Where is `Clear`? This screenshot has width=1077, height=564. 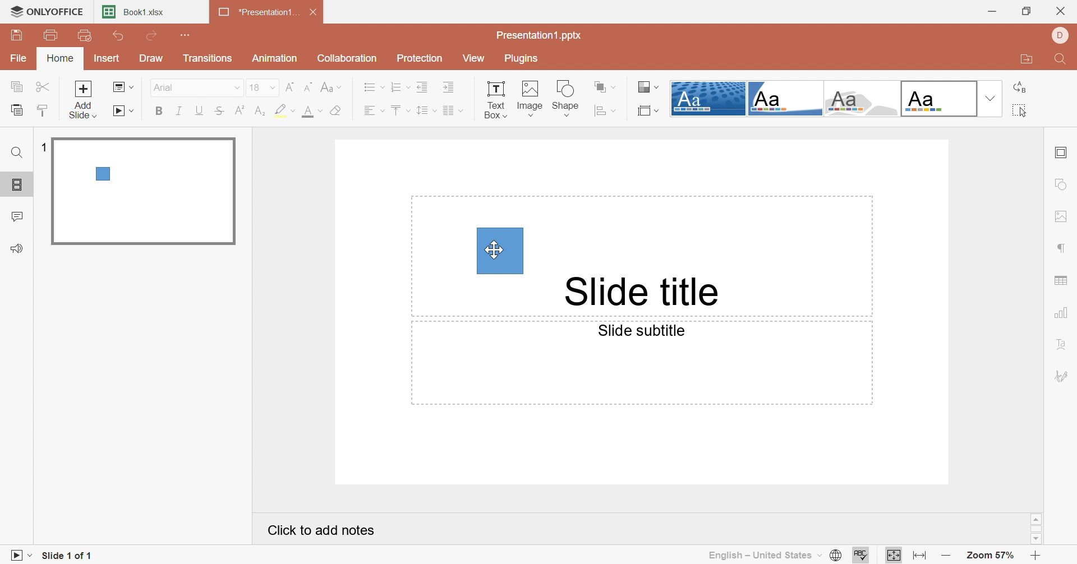
Clear is located at coordinates (339, 110).